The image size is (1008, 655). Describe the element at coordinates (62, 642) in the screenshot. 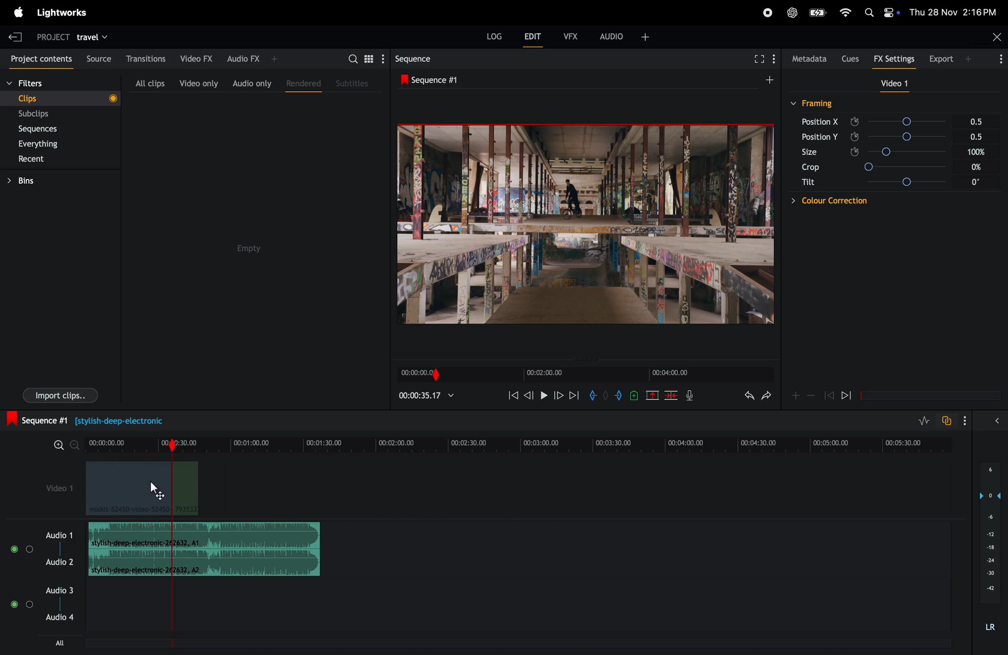

I see `all` at that location.